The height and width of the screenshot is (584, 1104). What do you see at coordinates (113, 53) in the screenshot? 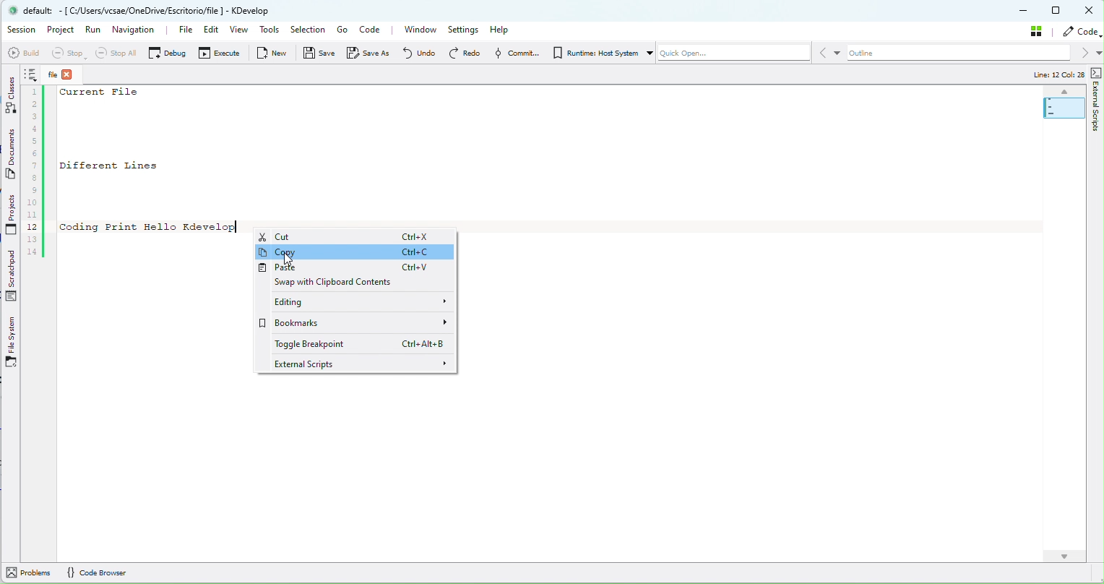
I see `Stop all` at bounding box center [113, 53].